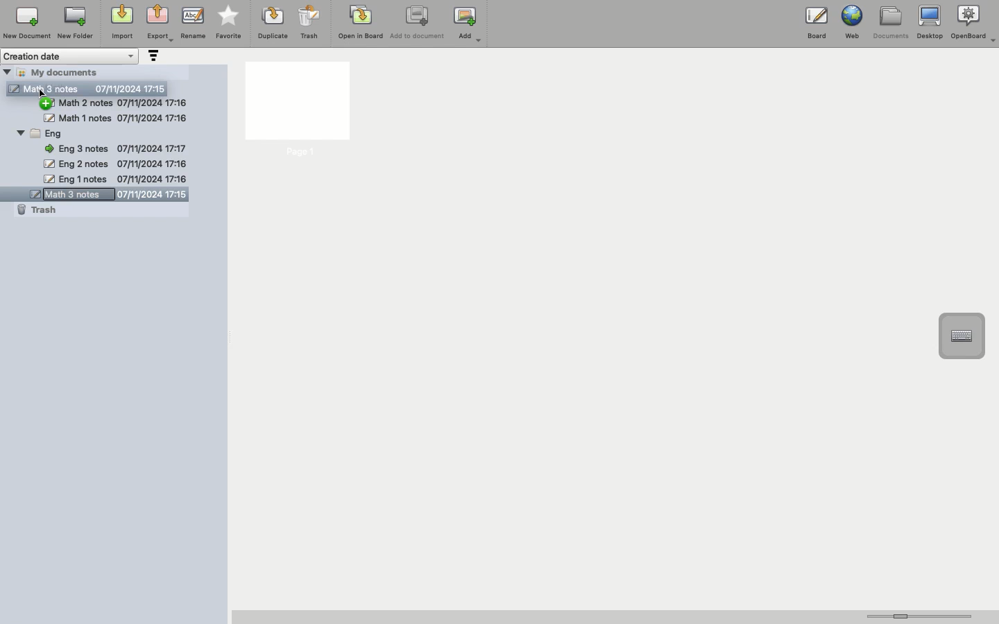 This screenshot has width=999, height=624. What do you see at coordinates (229, 23) in the screenshot?
I see `Favorite` at bounding box center [229, 23].